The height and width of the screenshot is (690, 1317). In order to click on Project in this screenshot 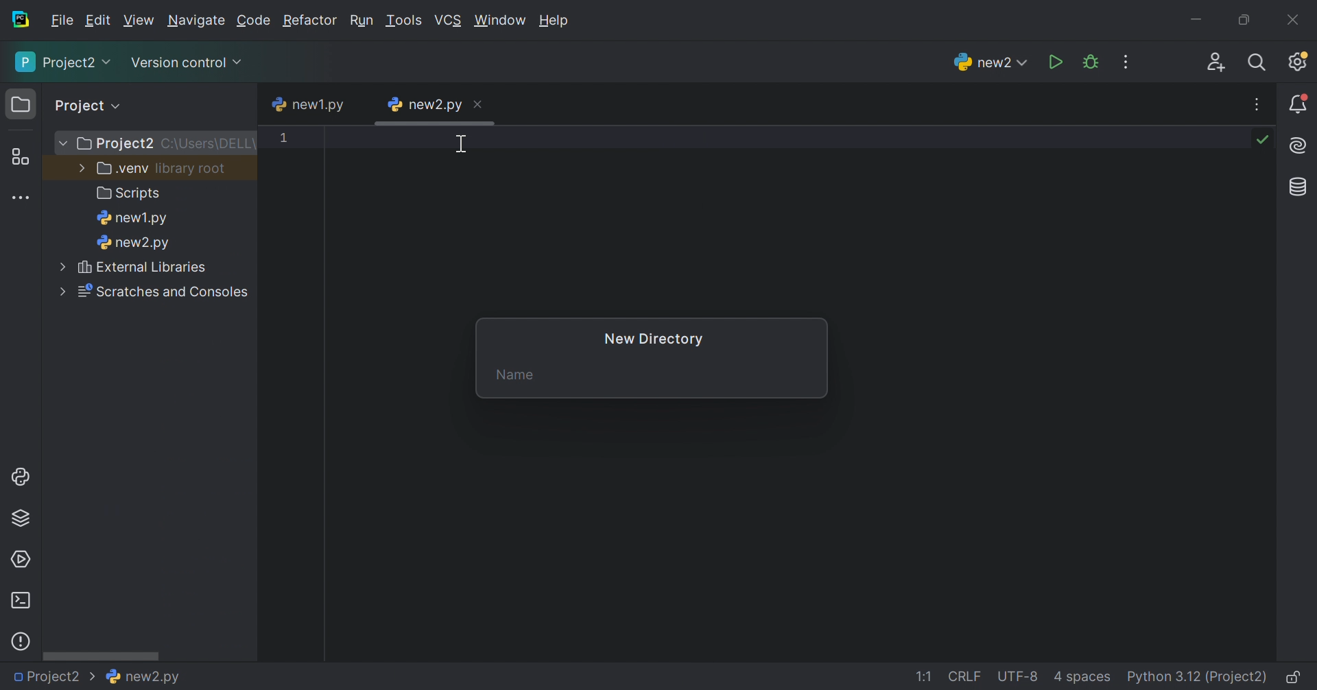, I will do `click(89, 104)`.